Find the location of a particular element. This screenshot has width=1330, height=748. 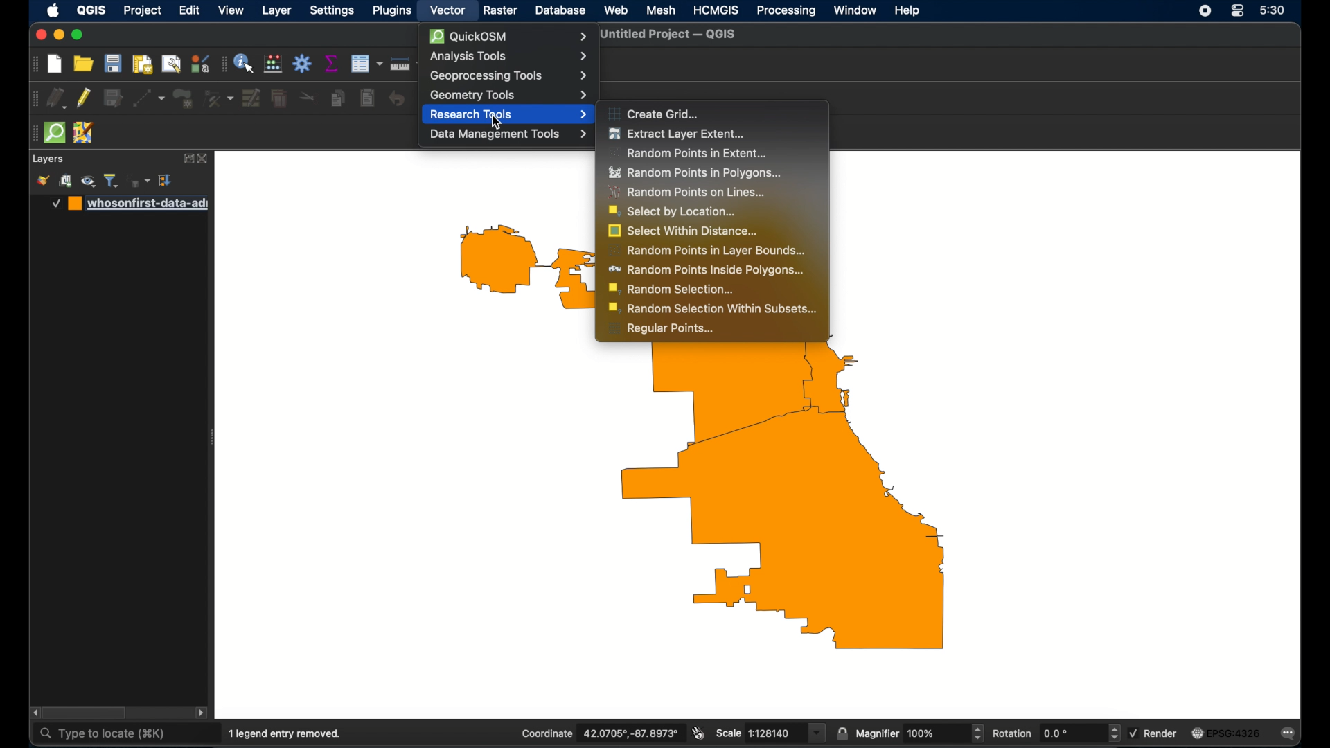

current crs is located at coordinates (1225, 733).